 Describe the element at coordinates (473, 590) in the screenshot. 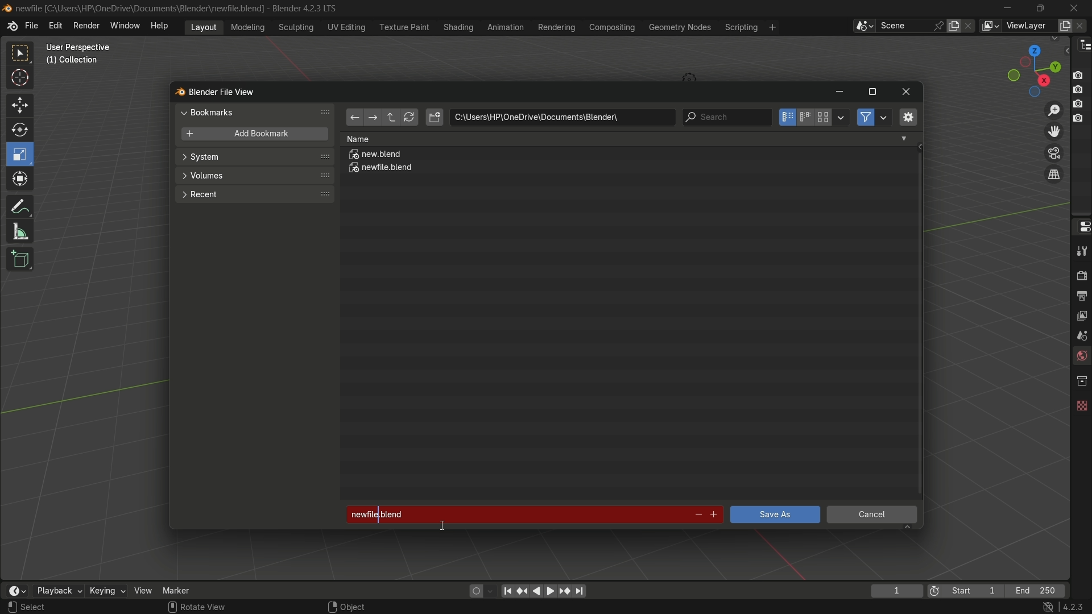

I see `auto keying` at that location.